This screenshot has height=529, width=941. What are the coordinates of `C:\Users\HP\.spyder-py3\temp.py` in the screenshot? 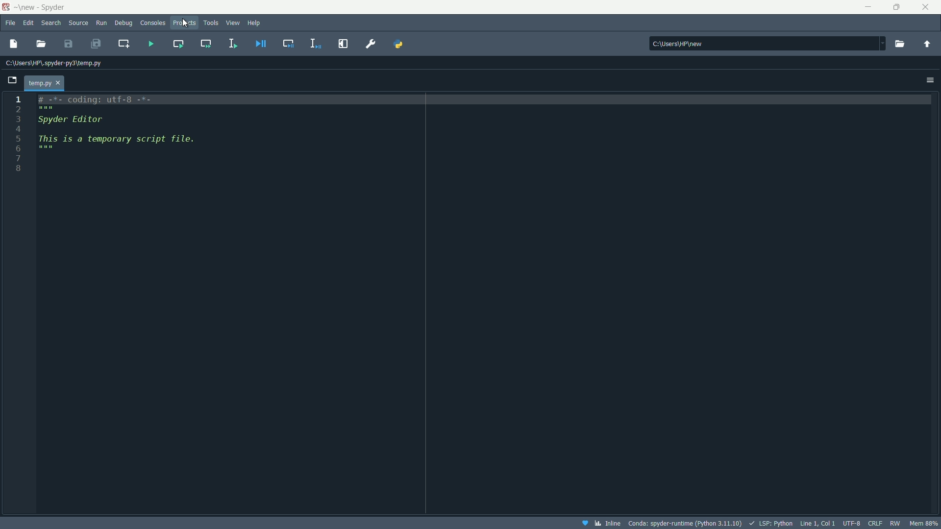 It's located at (55, 62).